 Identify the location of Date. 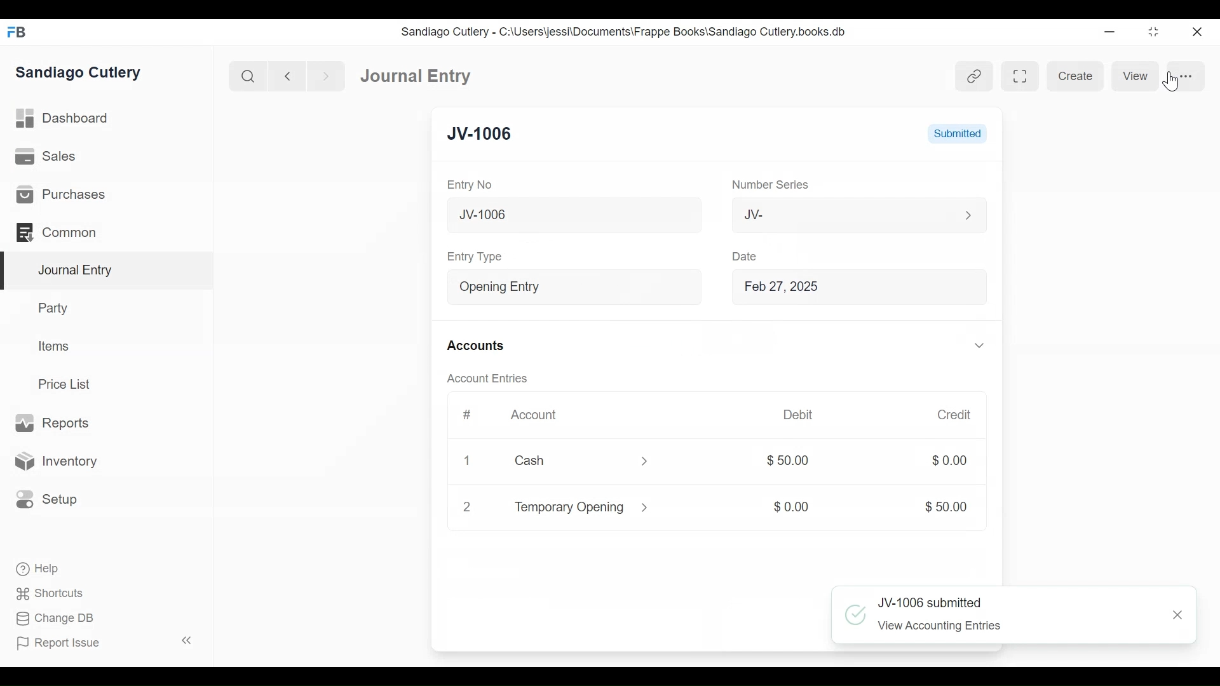
(742, 256).